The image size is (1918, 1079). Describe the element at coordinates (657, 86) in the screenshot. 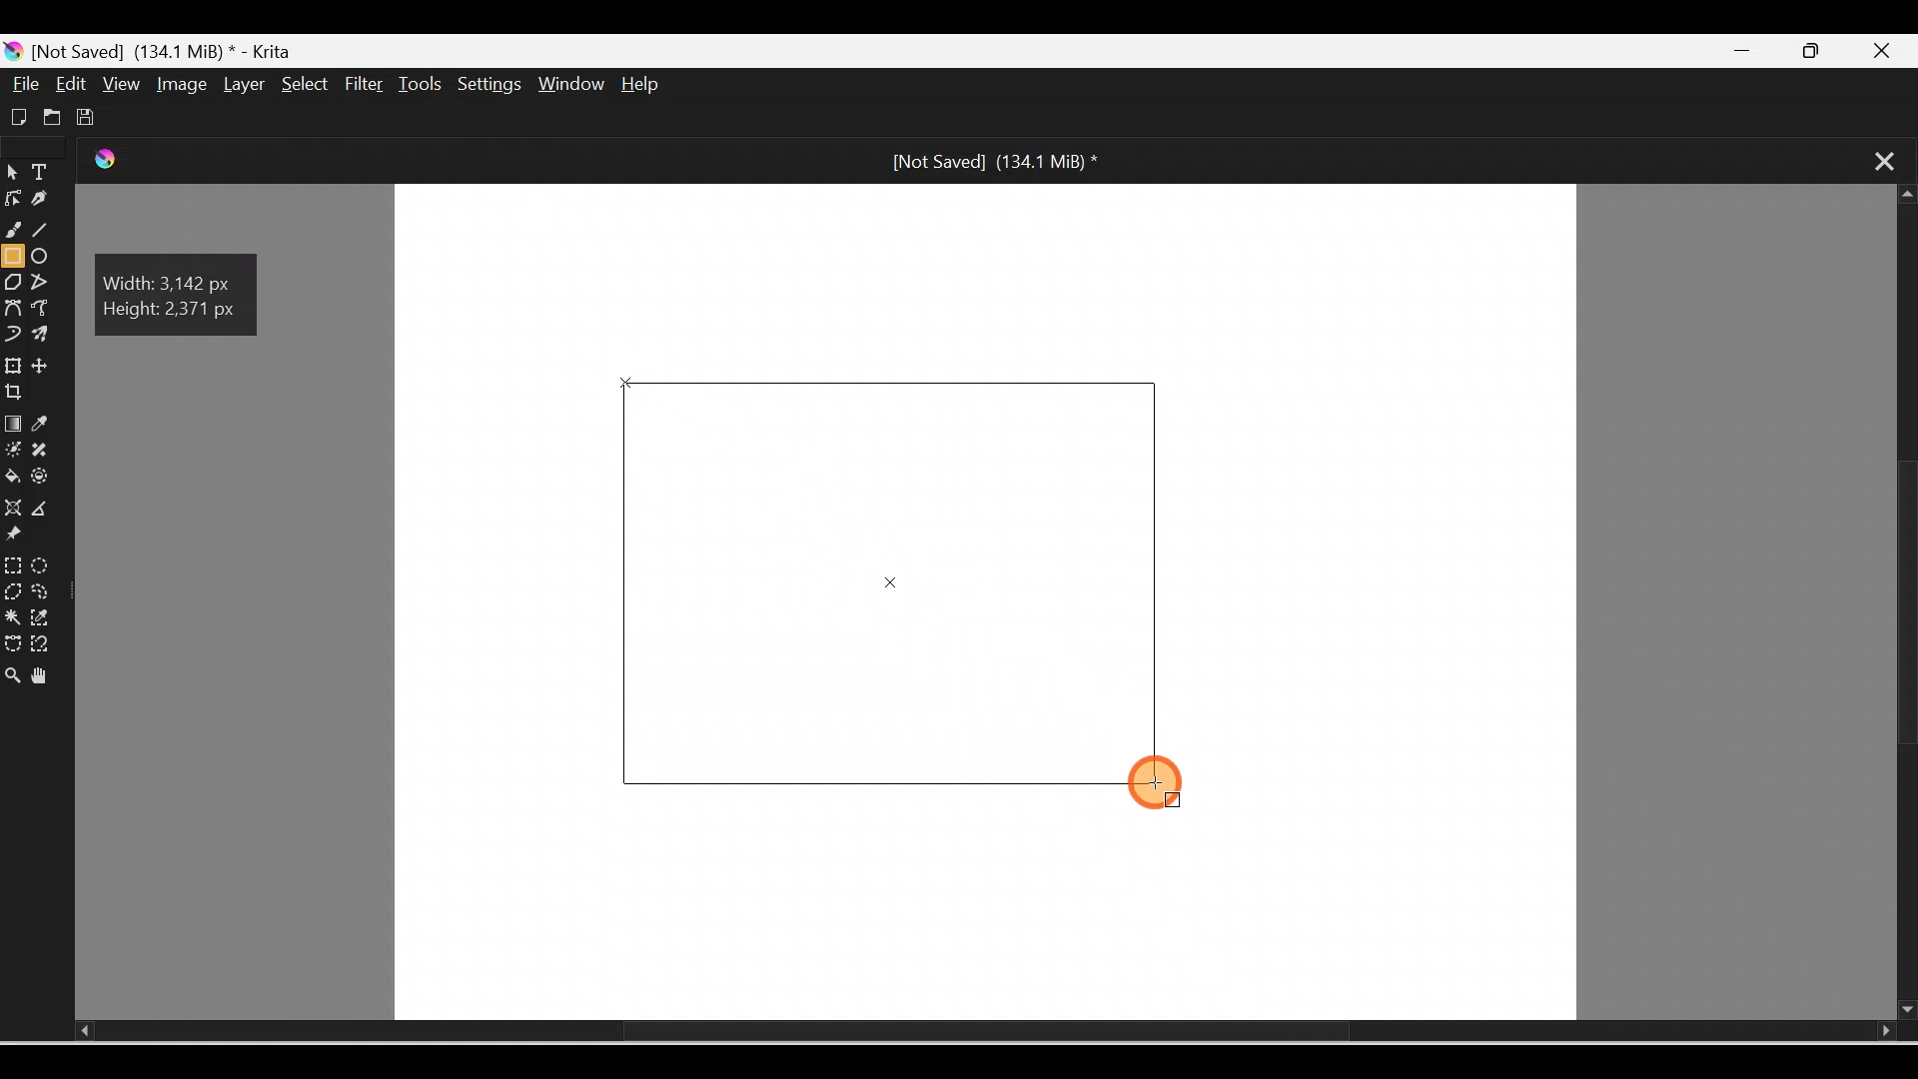

I see `Help` at that location.